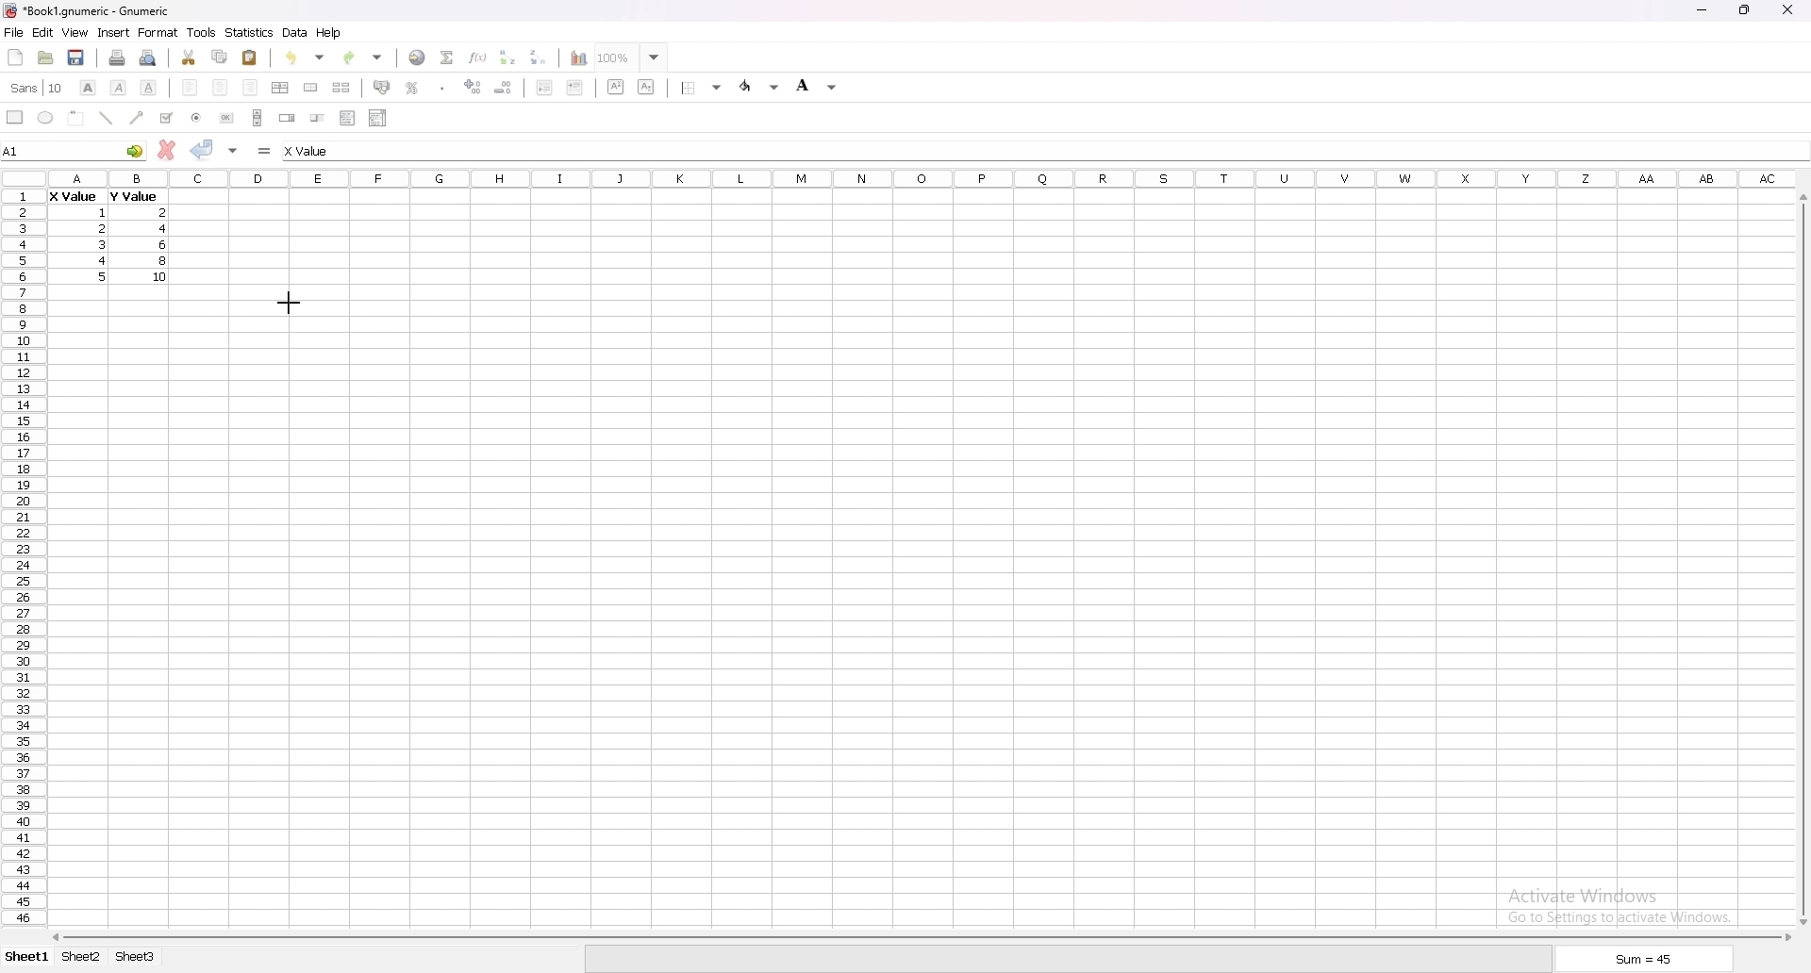 The height and width of the screenshot is (973, 1811). What do you see at coordinates (319, 117) in the screenshot?
I see `slider` at bounding box center [319, 117].